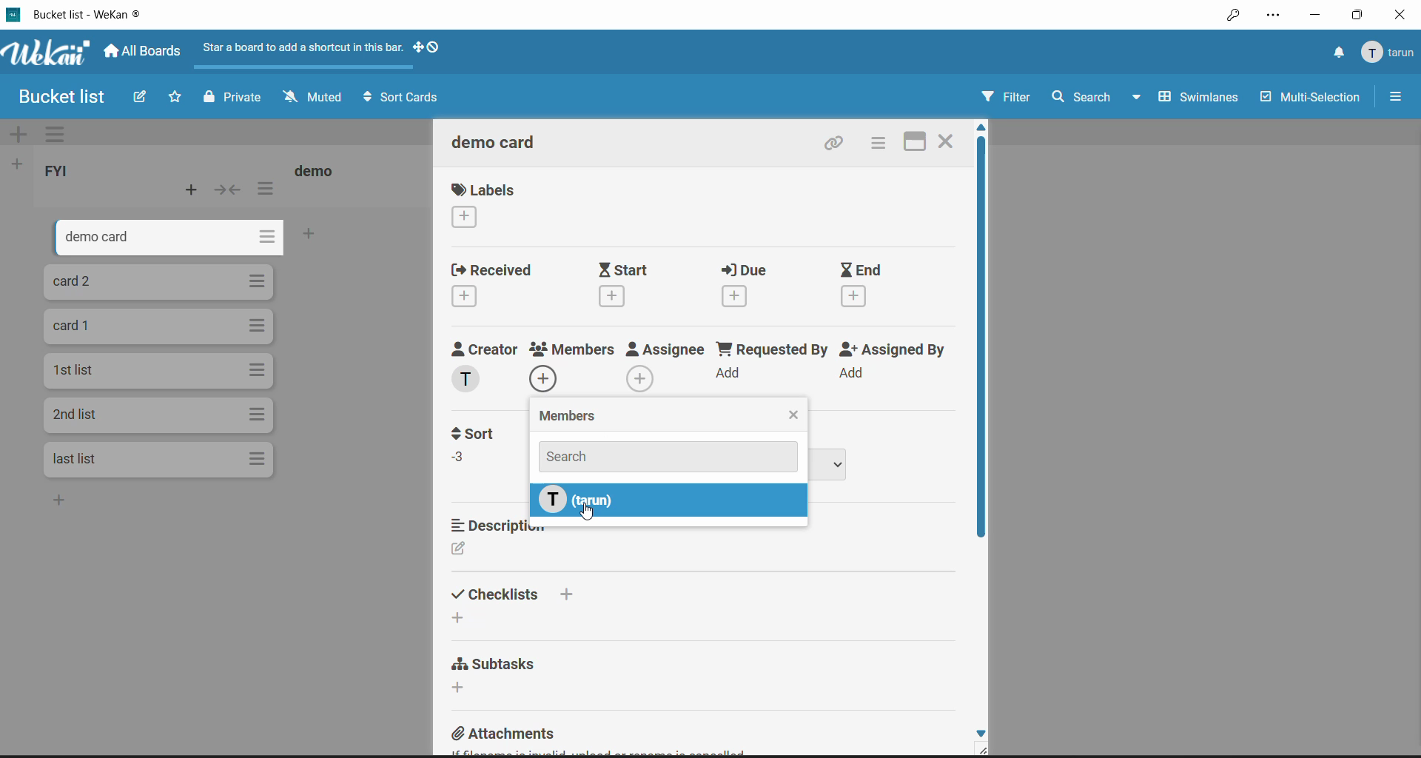 This screenshot has width=1421, height=758. I want to click on vertical scroll bar, so click(980, 340).